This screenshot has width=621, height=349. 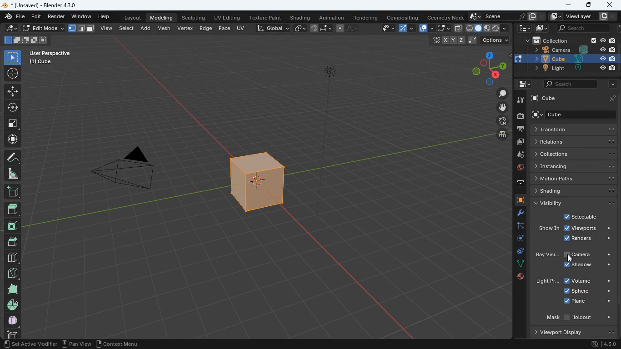 What do you see at coordinates (104, 17) in the screenshot?
I see `help` at bounding box center [104, 17].